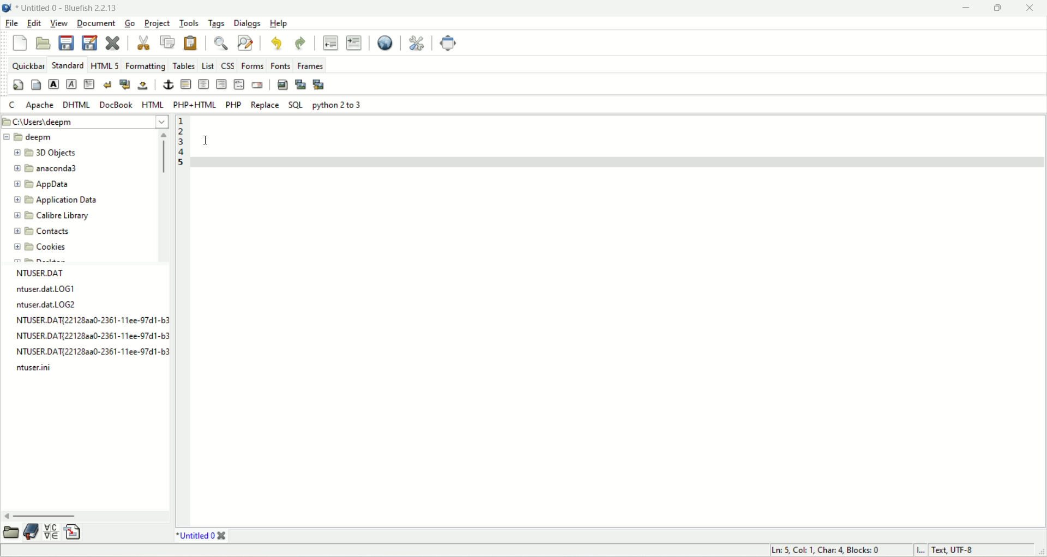  I want to click on file name, so click(43, 367).